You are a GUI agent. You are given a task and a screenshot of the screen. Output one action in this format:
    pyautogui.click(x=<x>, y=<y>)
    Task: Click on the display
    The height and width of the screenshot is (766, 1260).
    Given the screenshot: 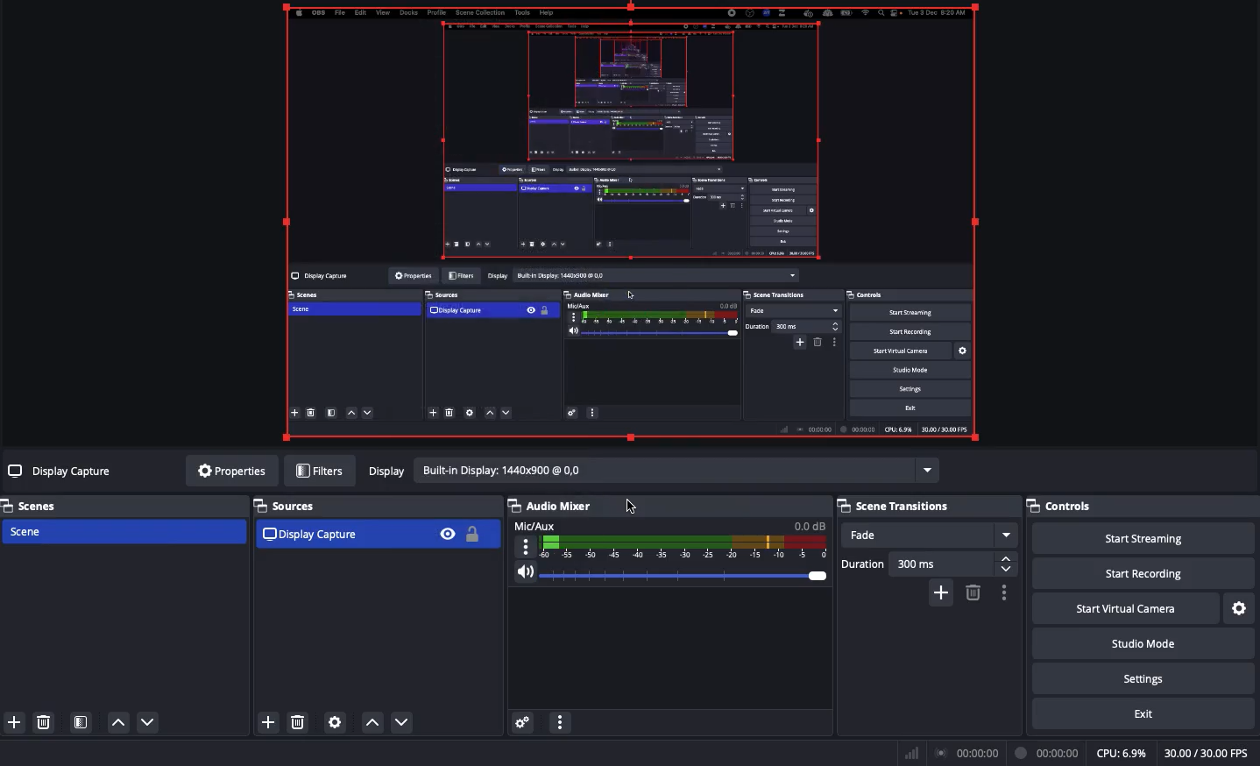 What is the action you would take?
    pyautogui.click(x=656, y=473)
    